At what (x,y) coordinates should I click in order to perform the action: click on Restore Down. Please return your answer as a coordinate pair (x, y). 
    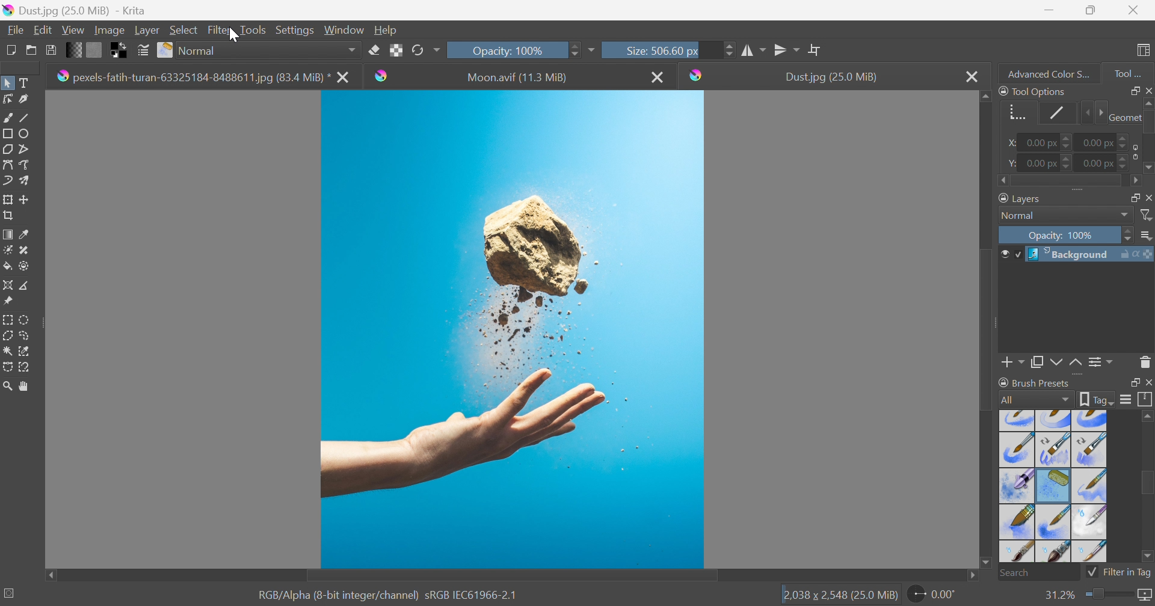
    Looking at the image, I should click on (1091, 10).